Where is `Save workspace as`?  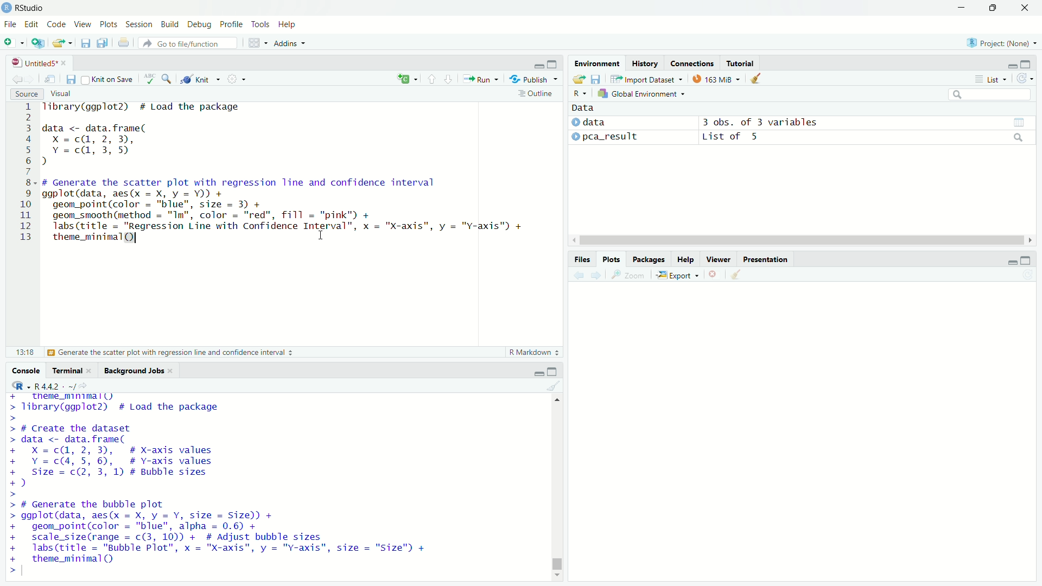 Save workspace as is located at coordinates (595, 78).